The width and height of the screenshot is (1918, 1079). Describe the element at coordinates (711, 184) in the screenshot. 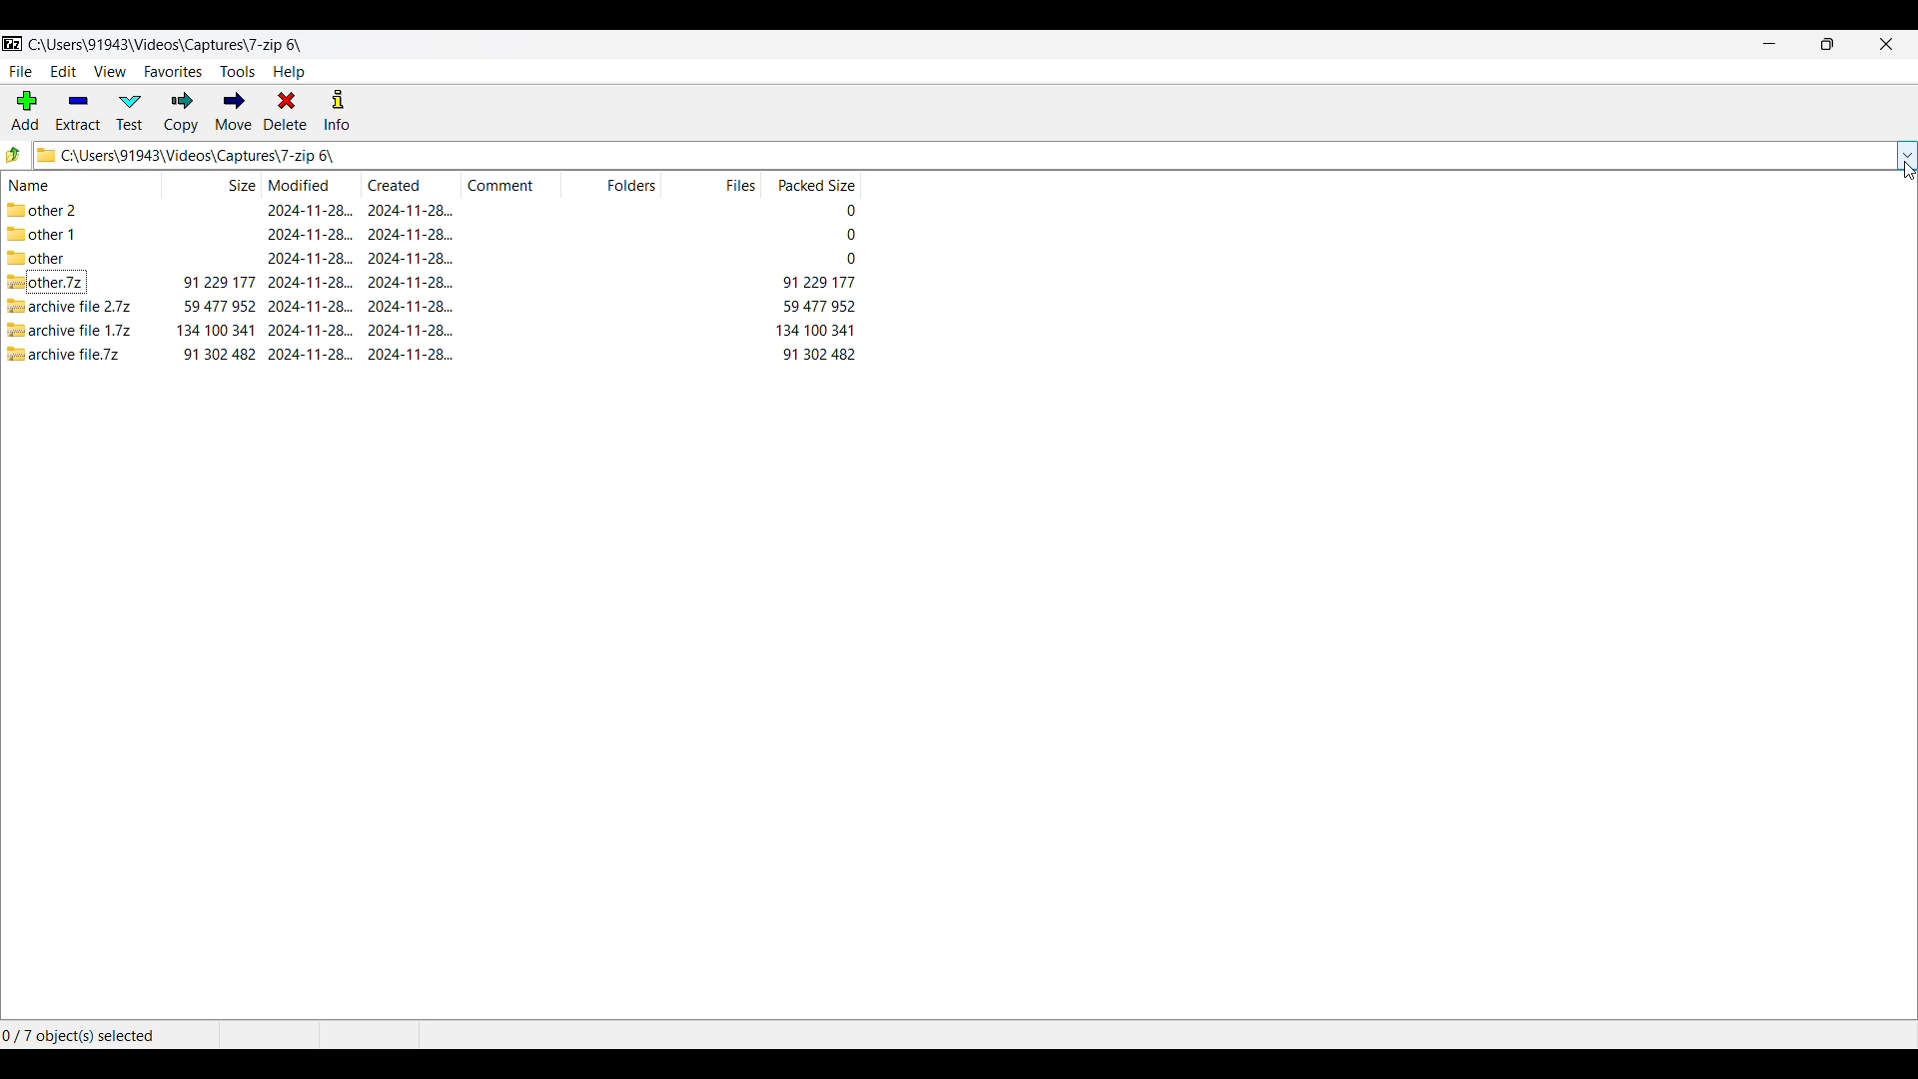

I see `Files column` at that location.